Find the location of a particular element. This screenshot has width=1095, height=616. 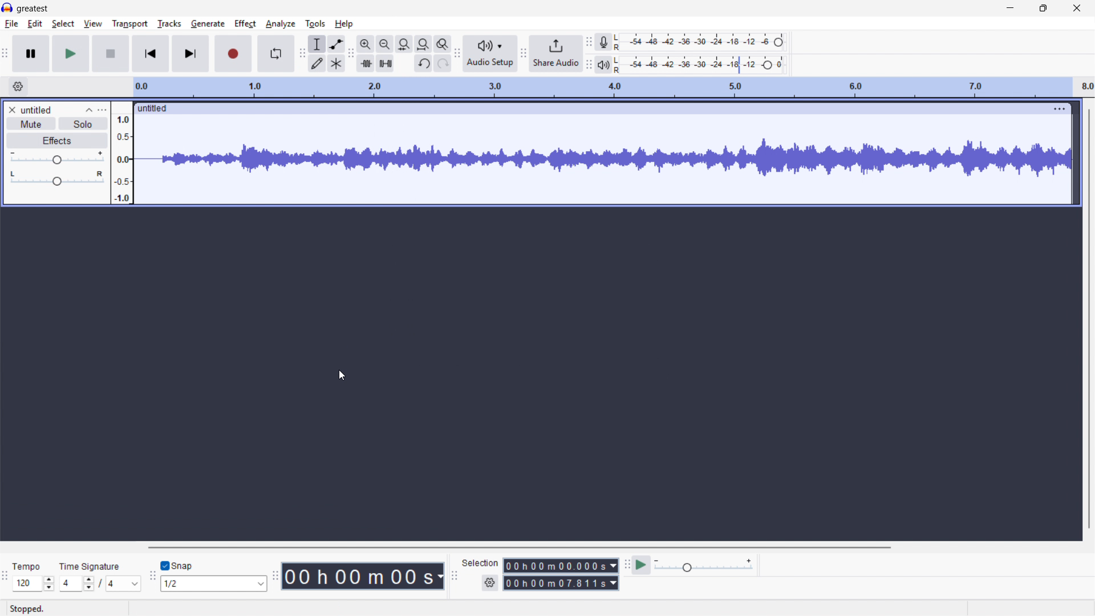

pause is located at coordinates (32, 54).